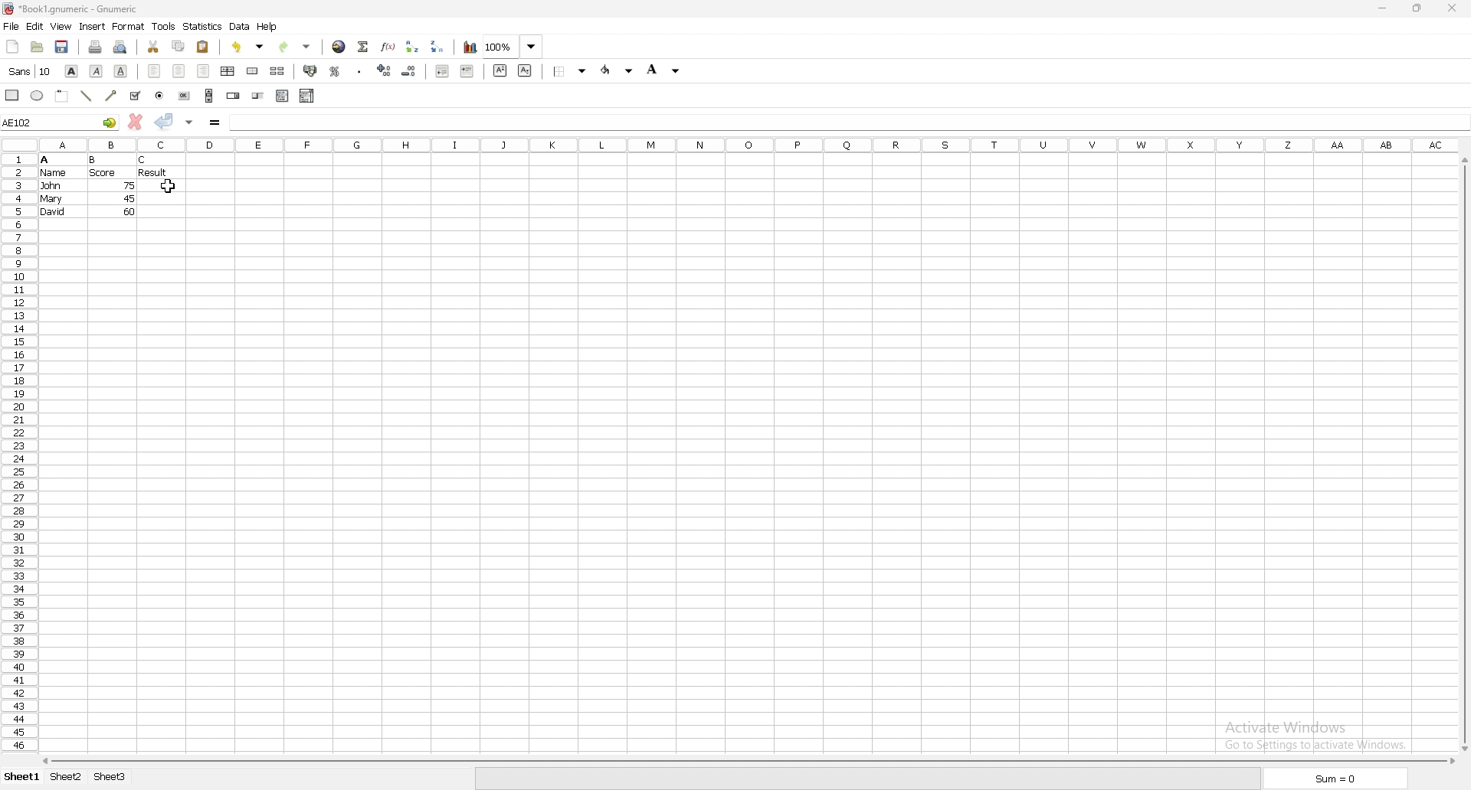  Describe the element at coordinates (34, 27) in the screenshot. I see `edit` at that location.